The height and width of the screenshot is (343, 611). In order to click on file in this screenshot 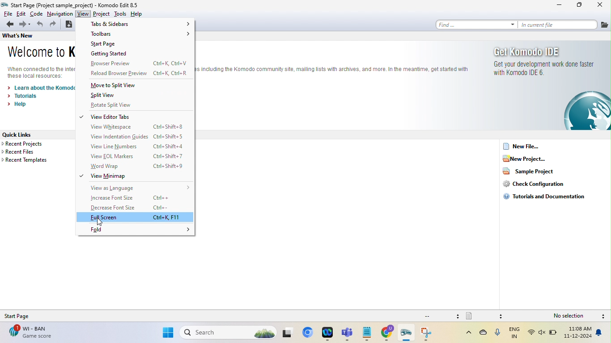, I will do `click(605, 25)`.